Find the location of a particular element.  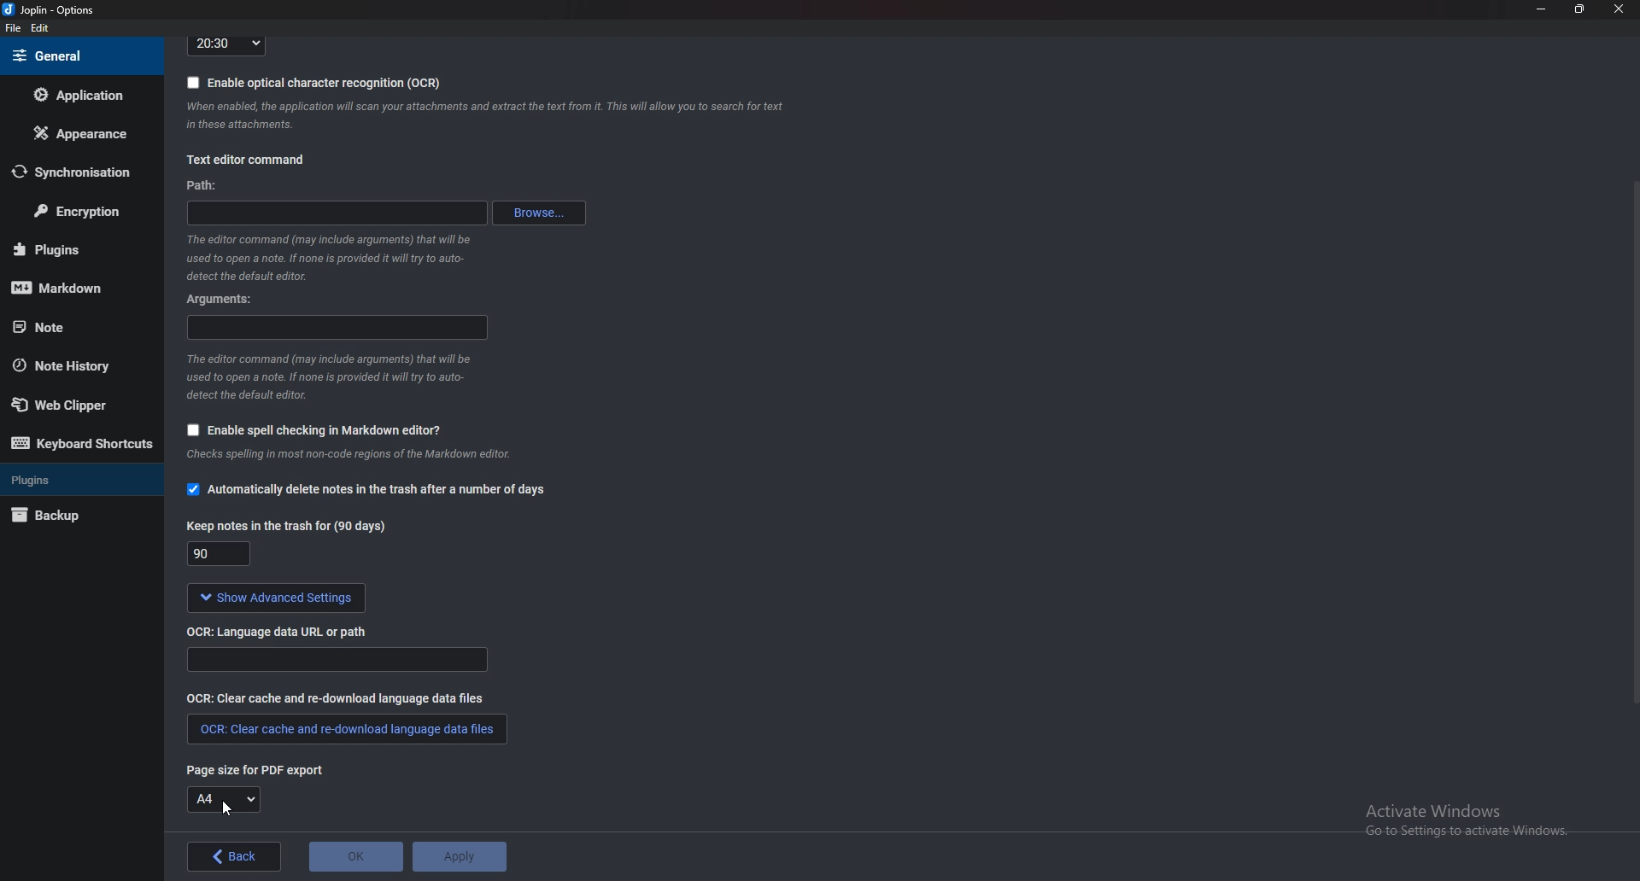

info on ocr is located at coordinates (486, 115).